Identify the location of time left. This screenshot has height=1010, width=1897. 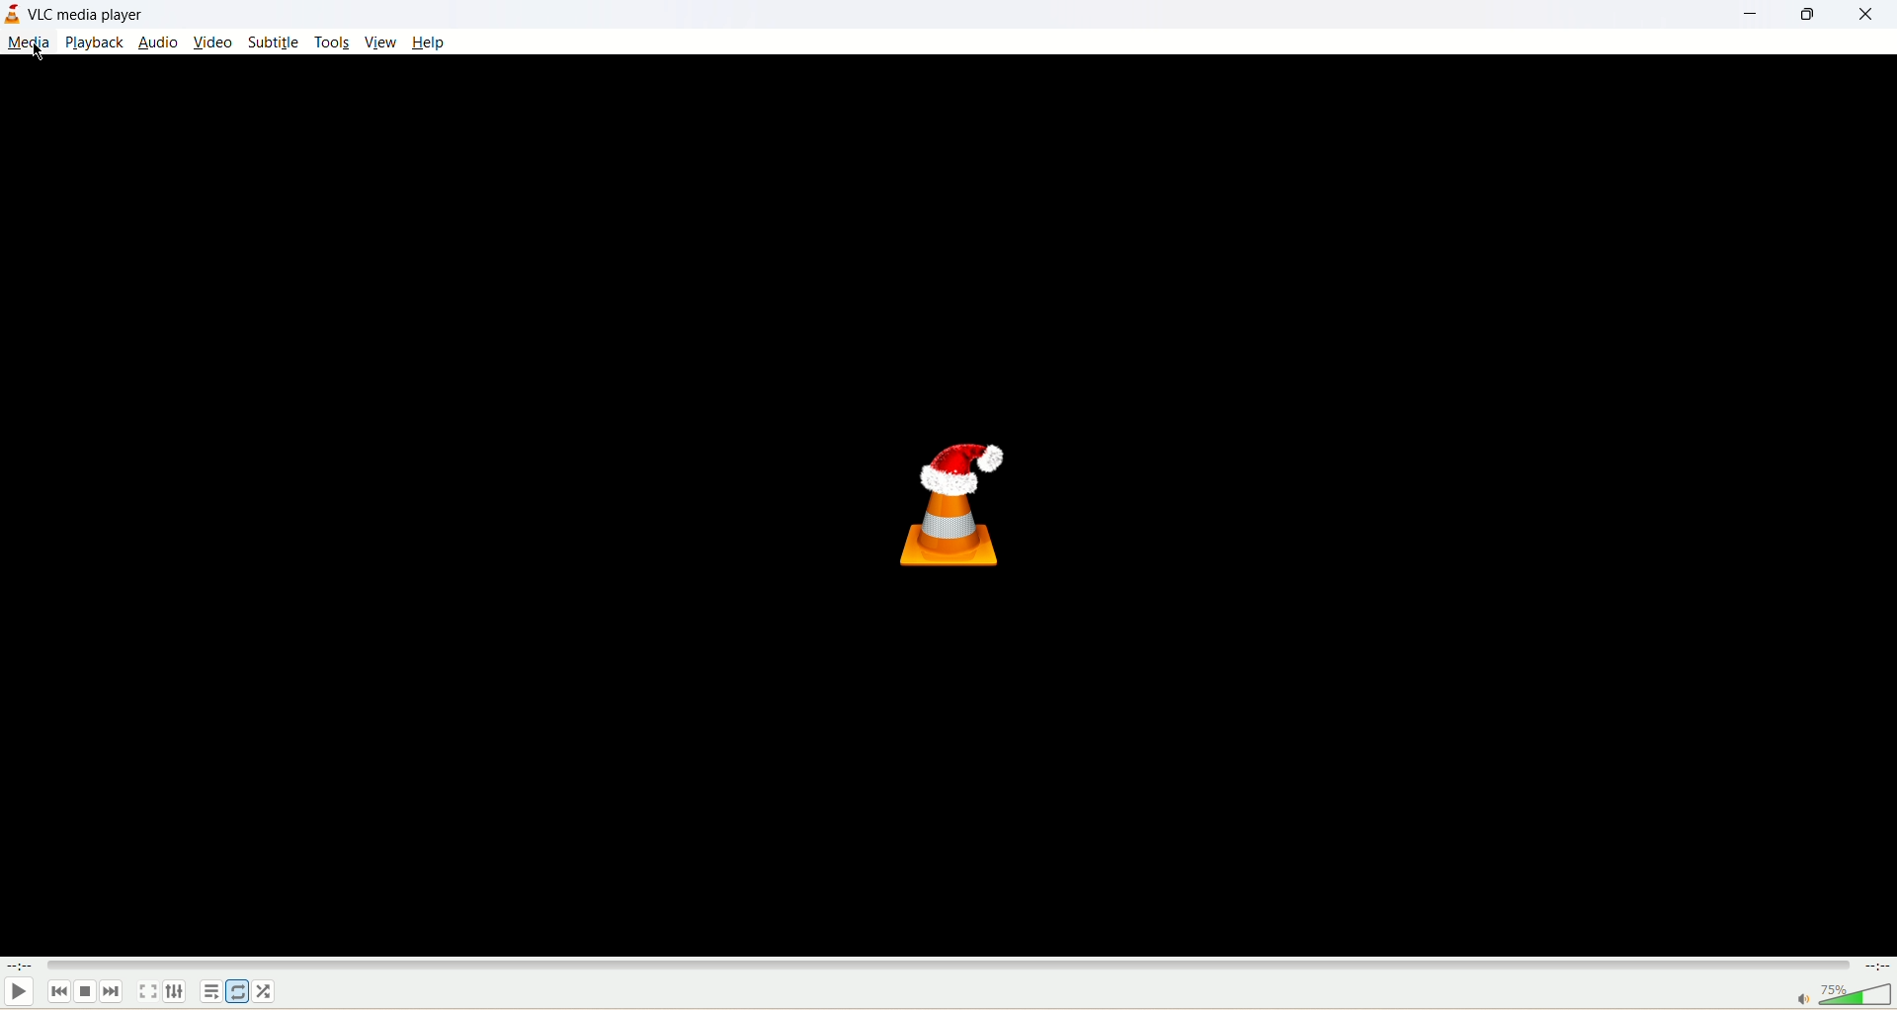
(1877, 967).